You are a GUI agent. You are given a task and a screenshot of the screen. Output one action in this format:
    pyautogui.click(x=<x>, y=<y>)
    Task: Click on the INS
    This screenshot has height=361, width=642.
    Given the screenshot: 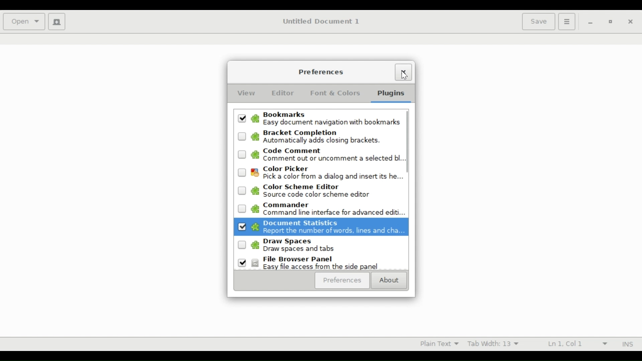 What is the action you would take?
    pyautogui.click(x=626, y=344)
    